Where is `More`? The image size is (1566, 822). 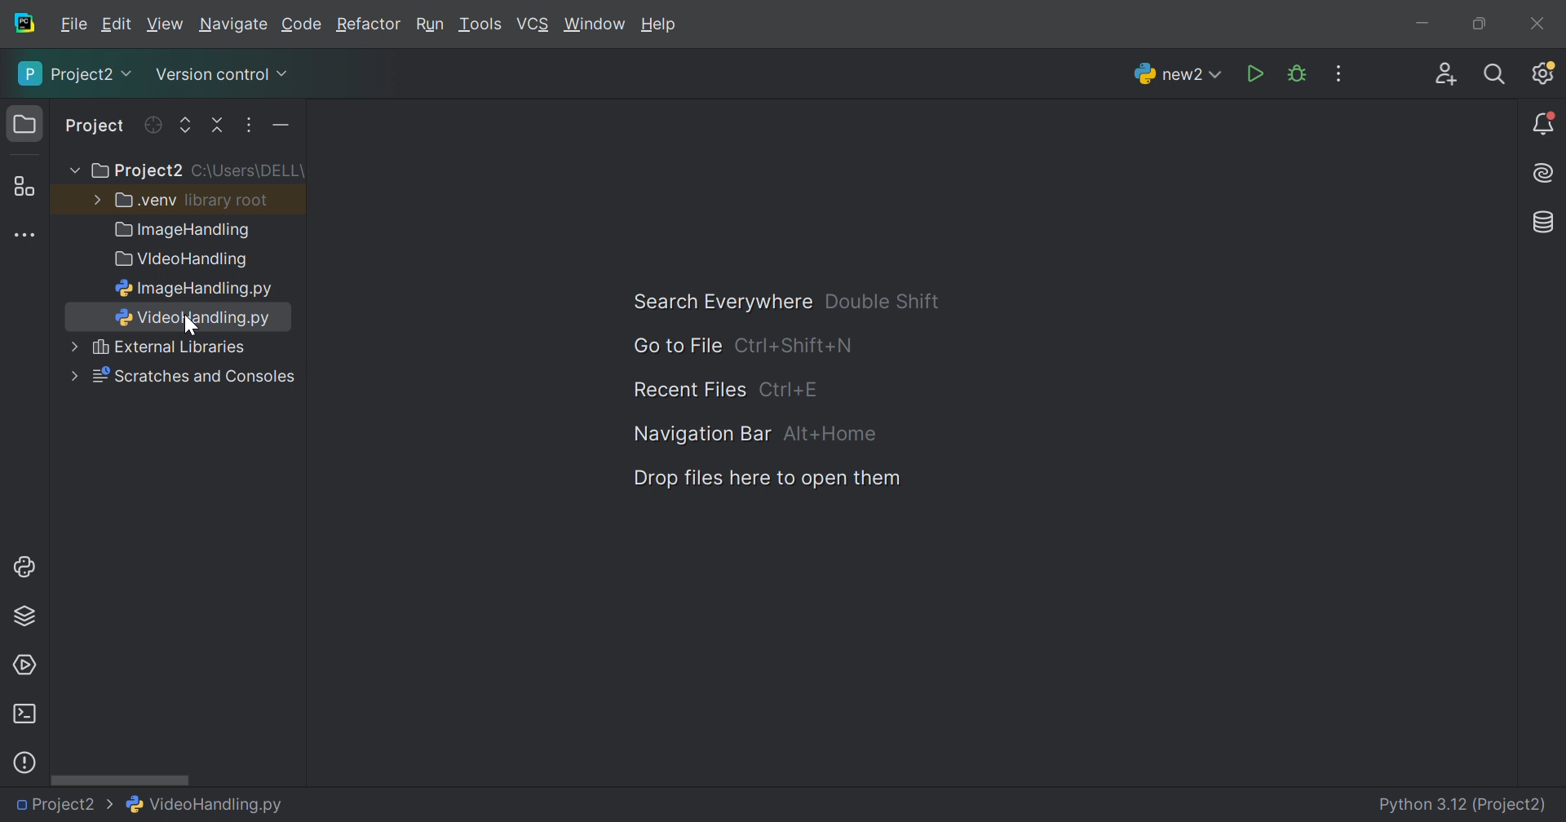
More is located at coordinates (73, 346).